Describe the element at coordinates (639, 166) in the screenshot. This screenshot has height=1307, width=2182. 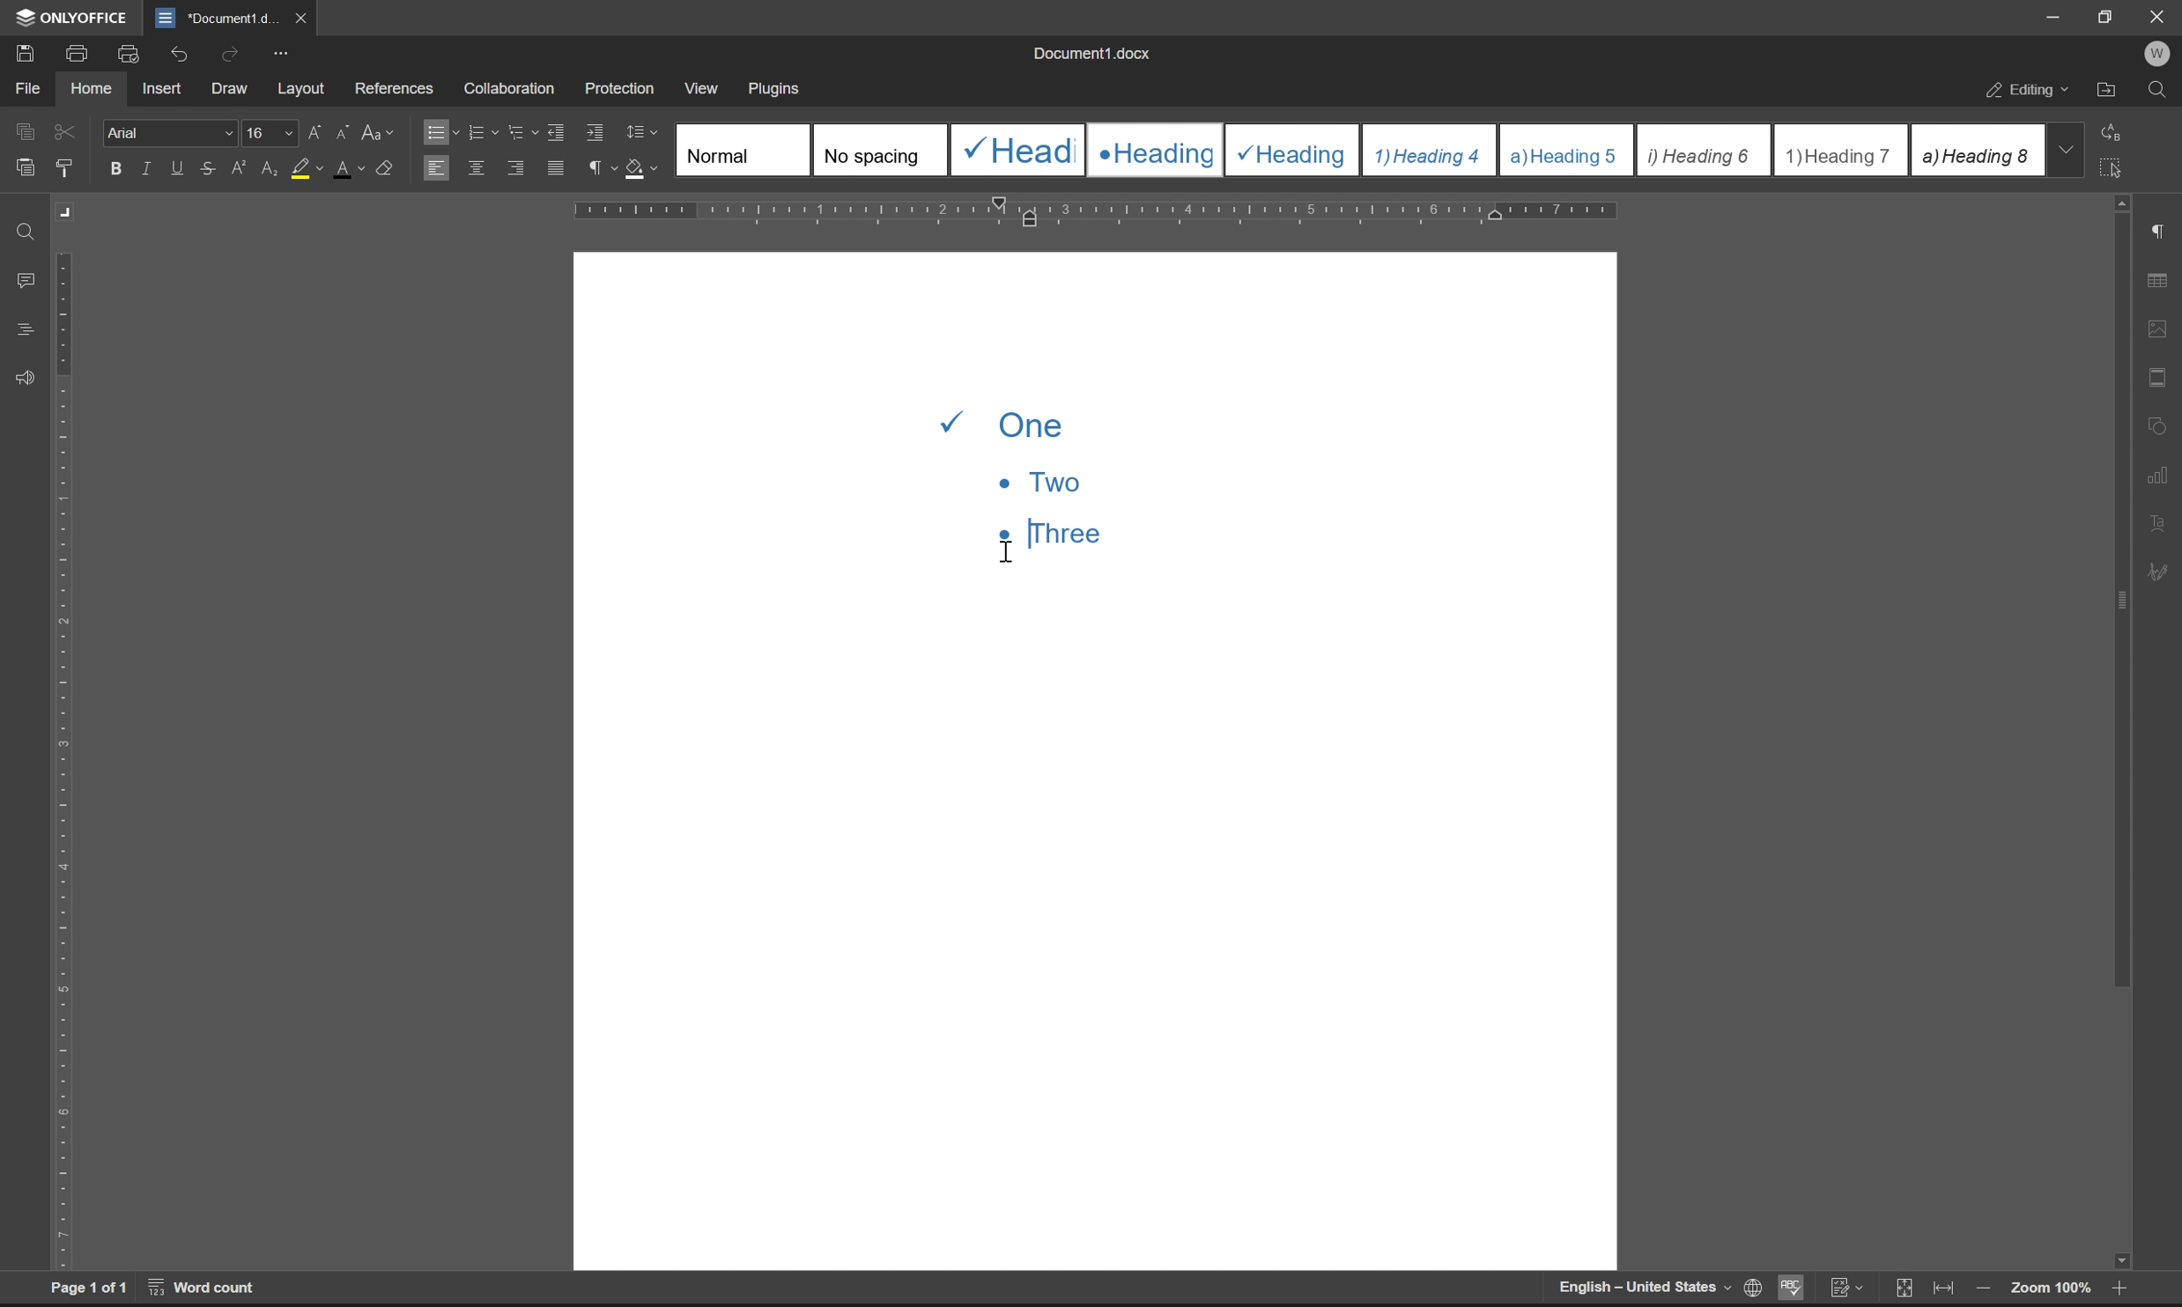
I see `shading` at that location.